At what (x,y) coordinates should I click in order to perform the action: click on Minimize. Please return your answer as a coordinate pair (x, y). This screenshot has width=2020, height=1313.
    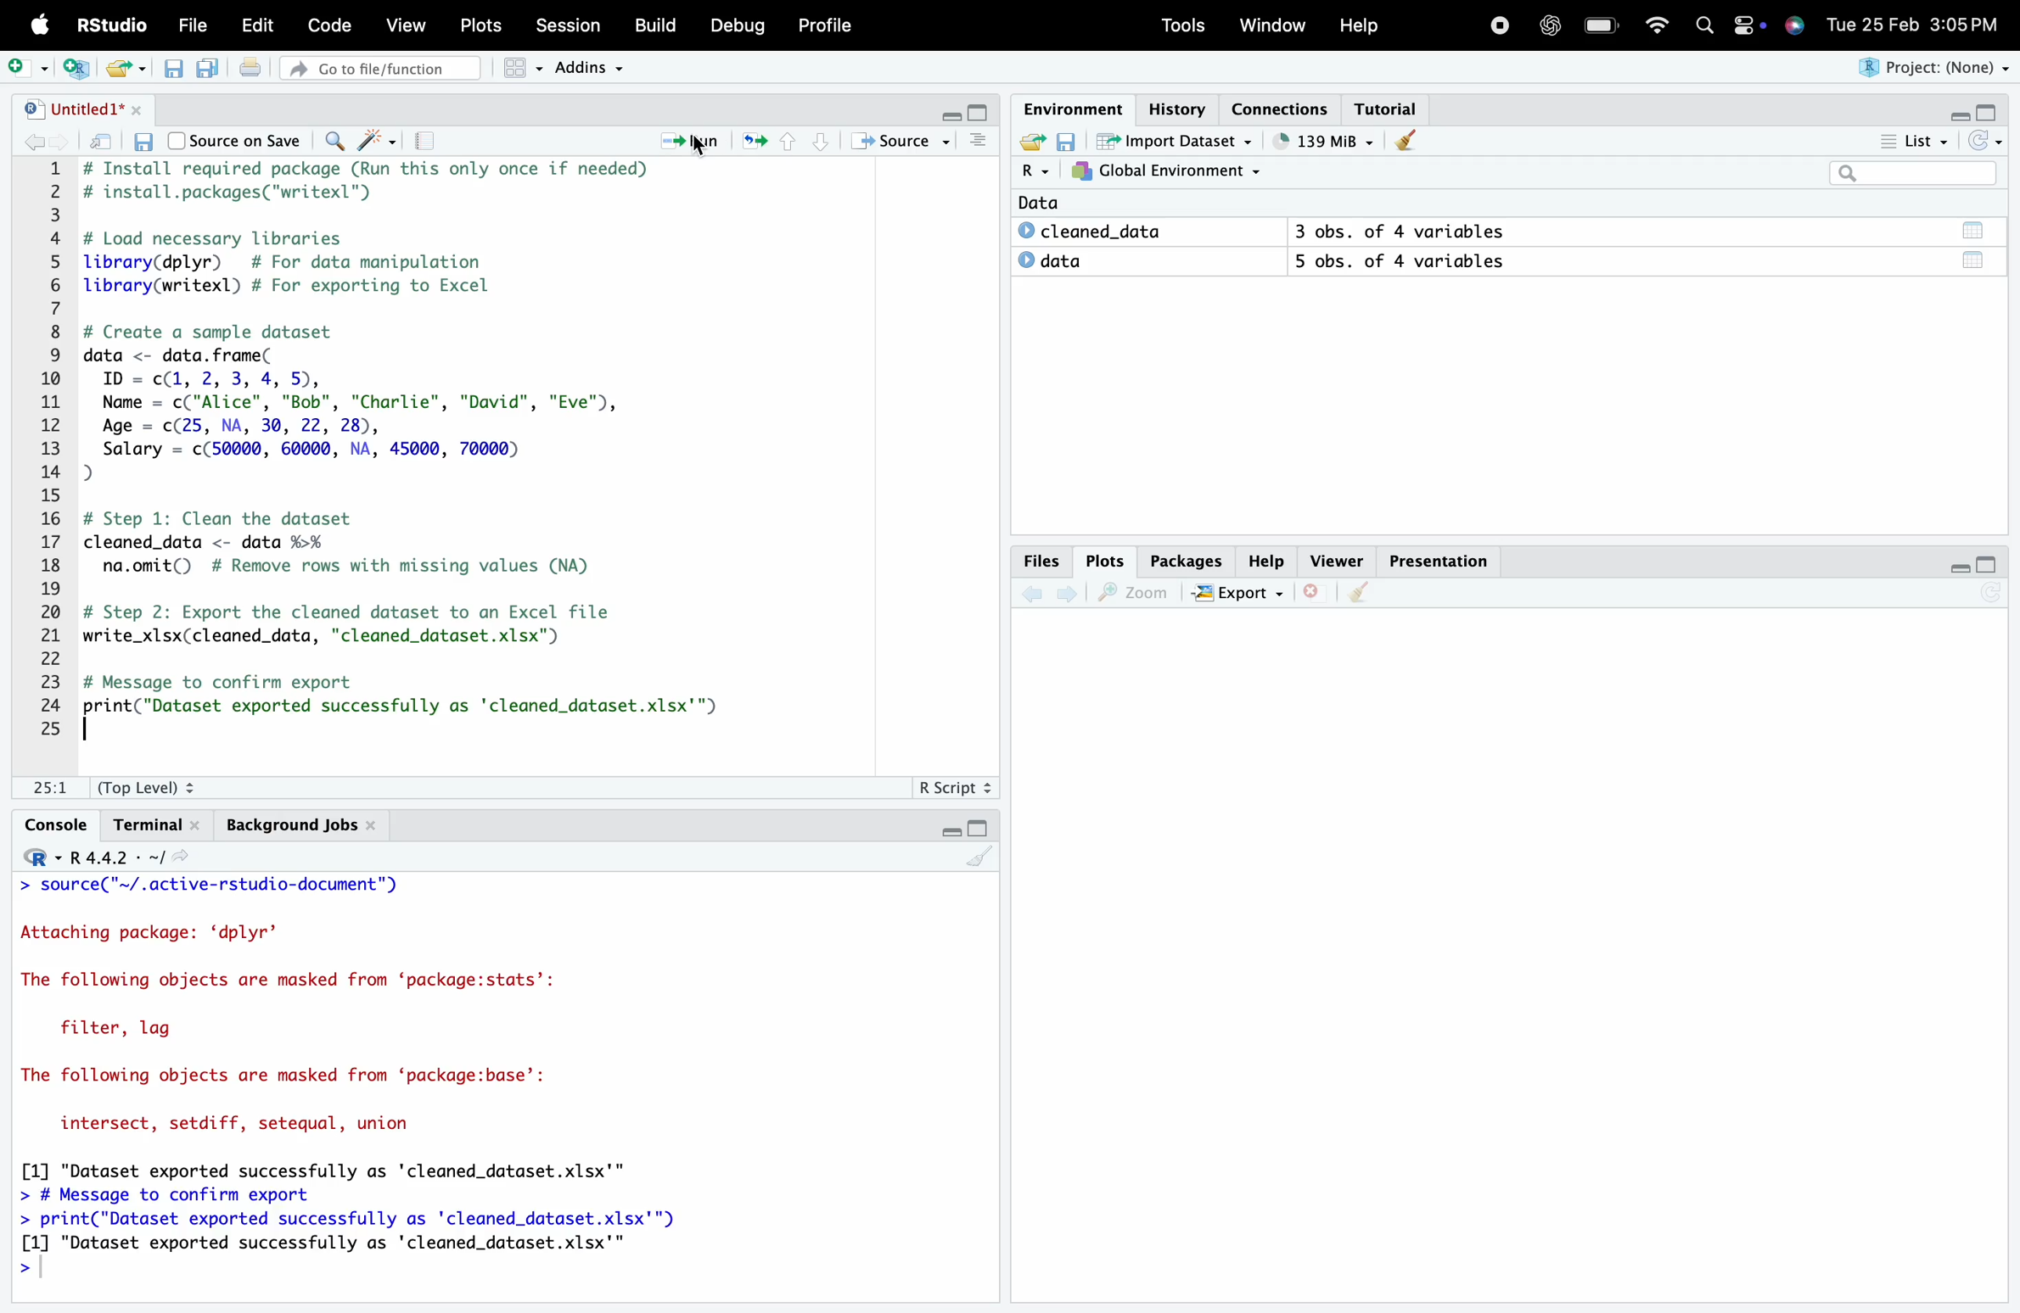
    Looking at the image, I should click on (951, 832).